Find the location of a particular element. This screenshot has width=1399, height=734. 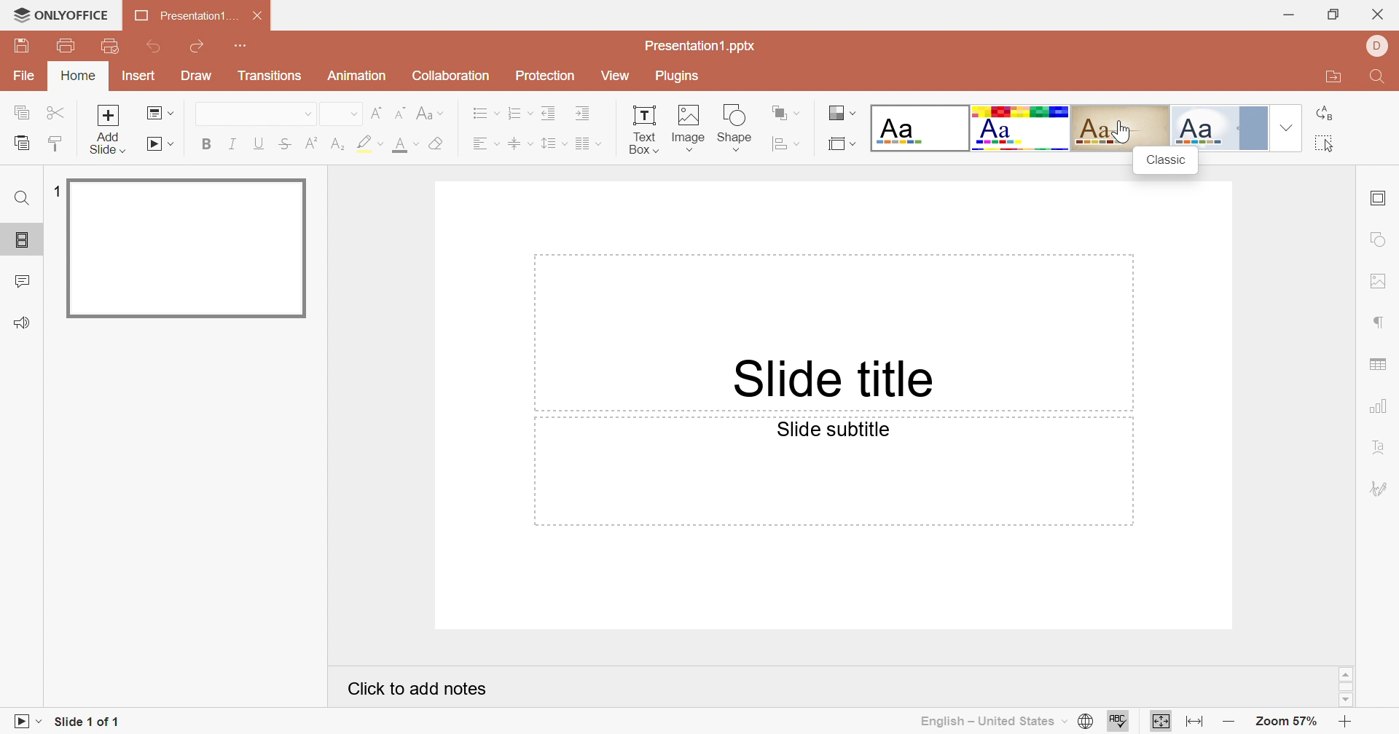

Align Text to Middle is located at coordinates (517, 143).